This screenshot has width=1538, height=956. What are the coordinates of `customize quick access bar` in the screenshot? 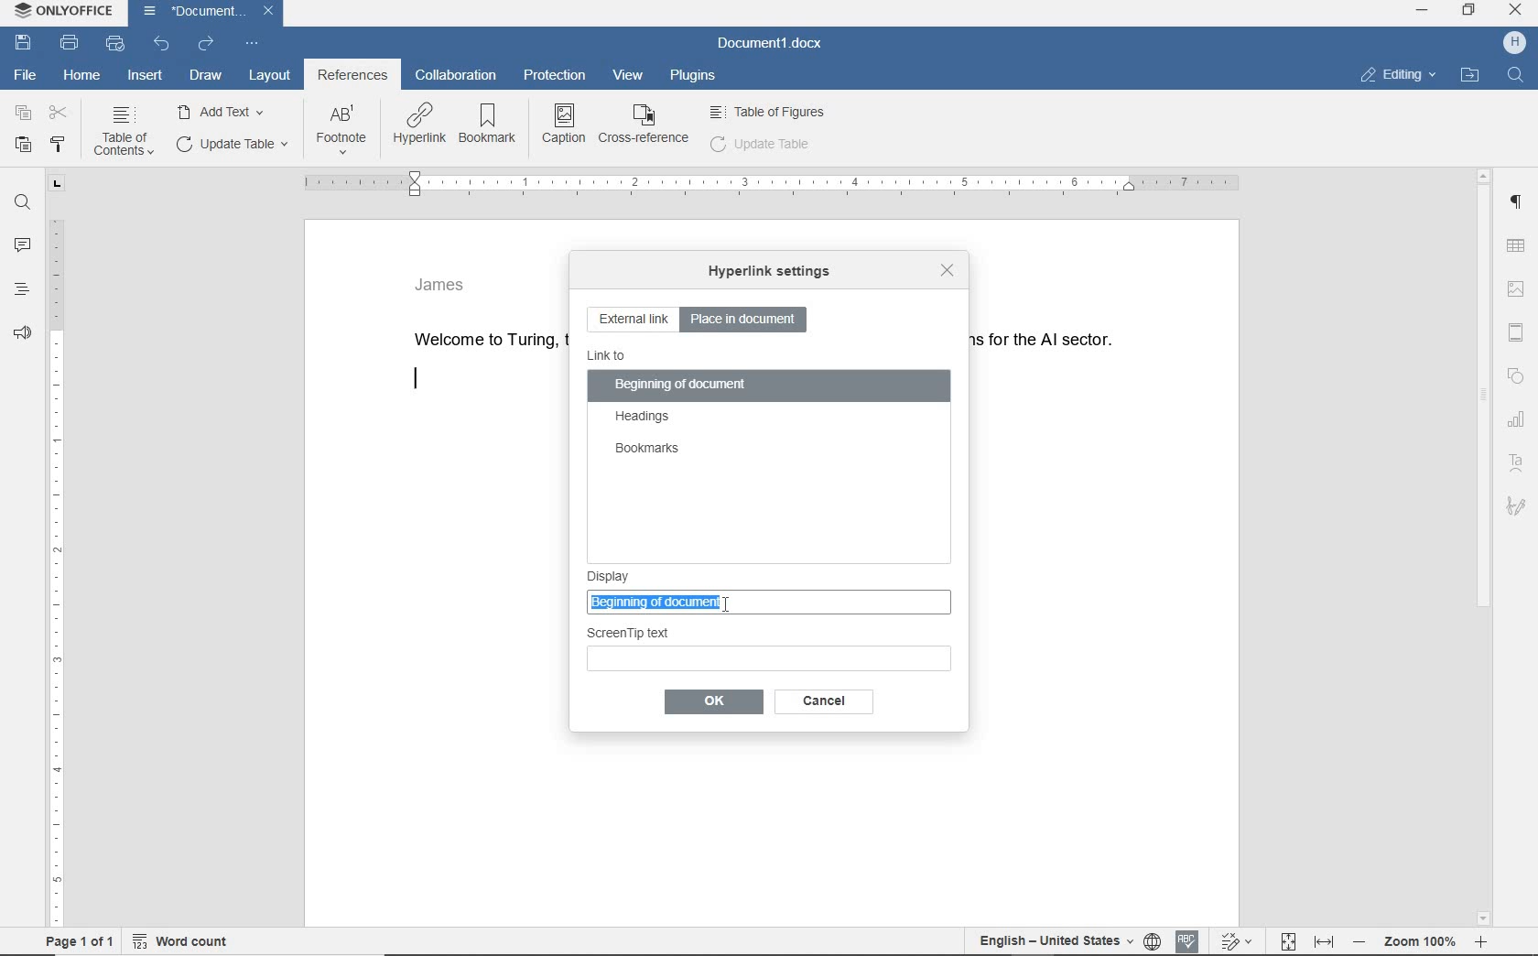 It's located at (250, 44).